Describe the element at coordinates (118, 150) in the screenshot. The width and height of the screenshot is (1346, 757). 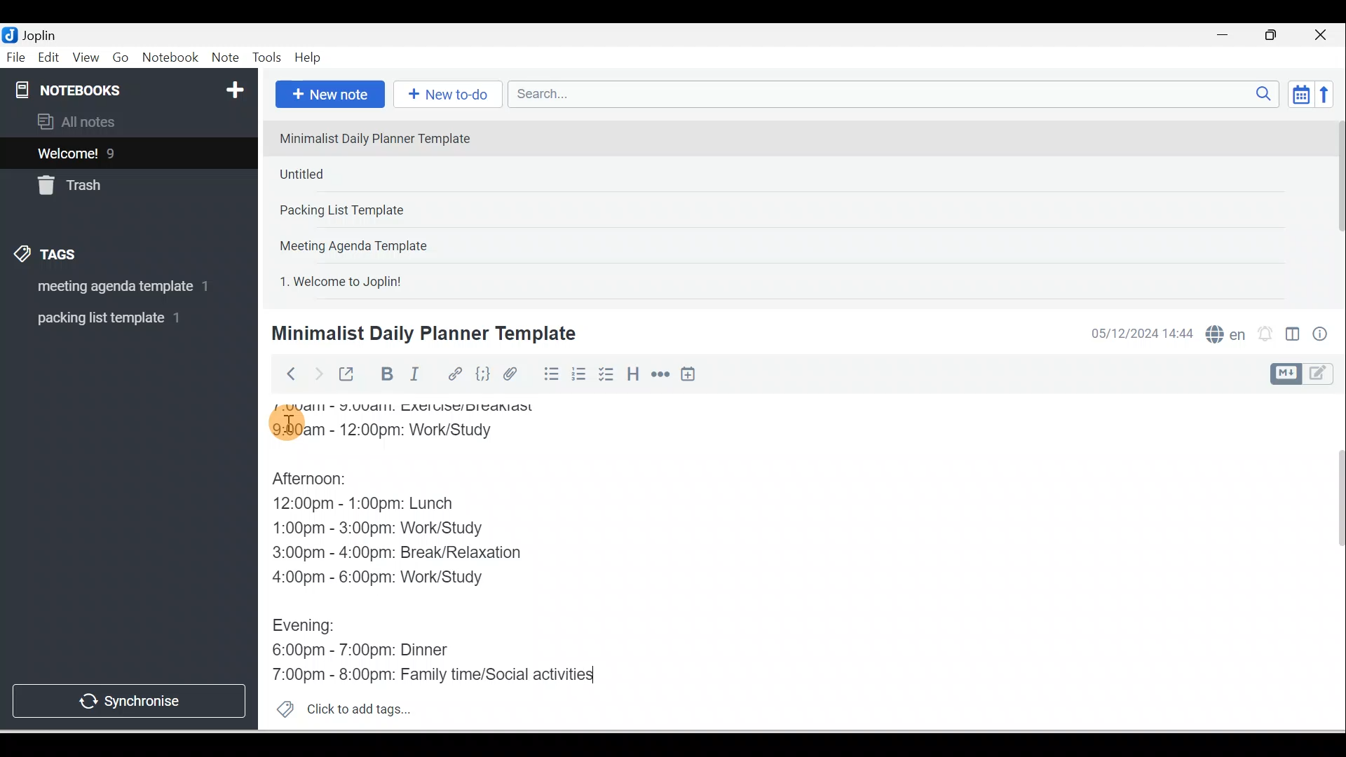
I see `Notes` at that location.